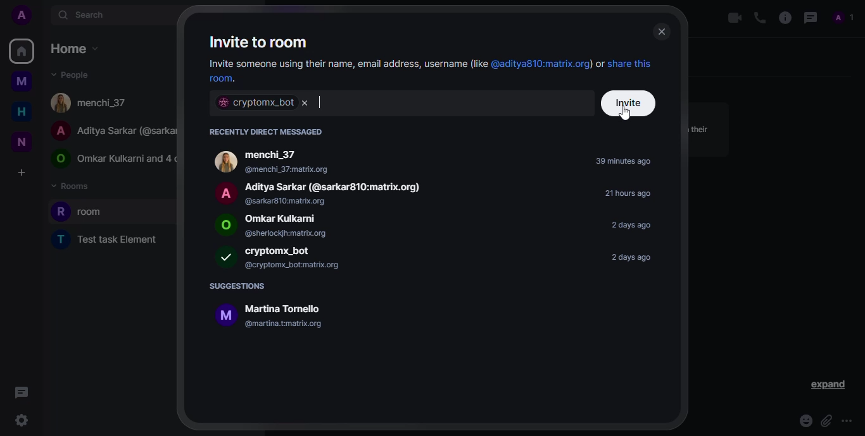 This screenshot has height=436, width=865. I want to click on people, so click(77, 75).